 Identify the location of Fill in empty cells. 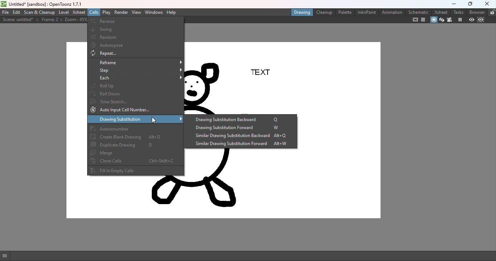
(136, 172).